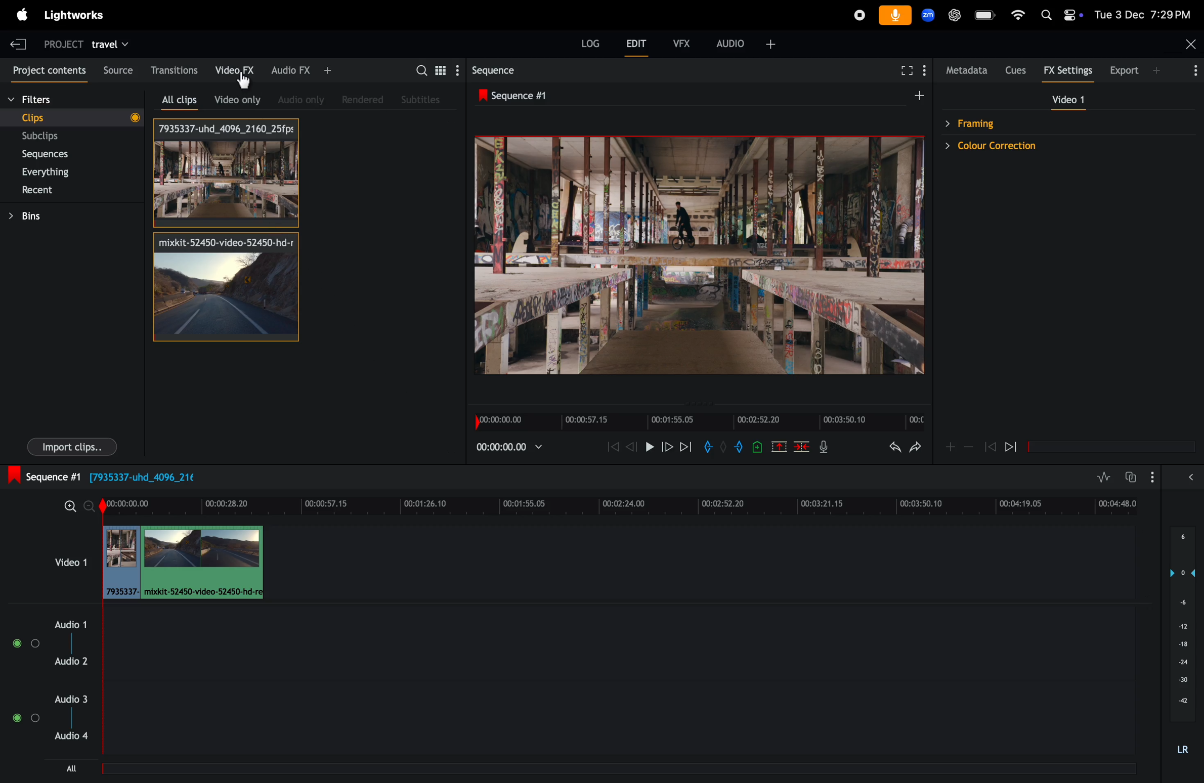 The height and width of the screenshot is (783, 1204). I want to click on mic, so click(824, 448).